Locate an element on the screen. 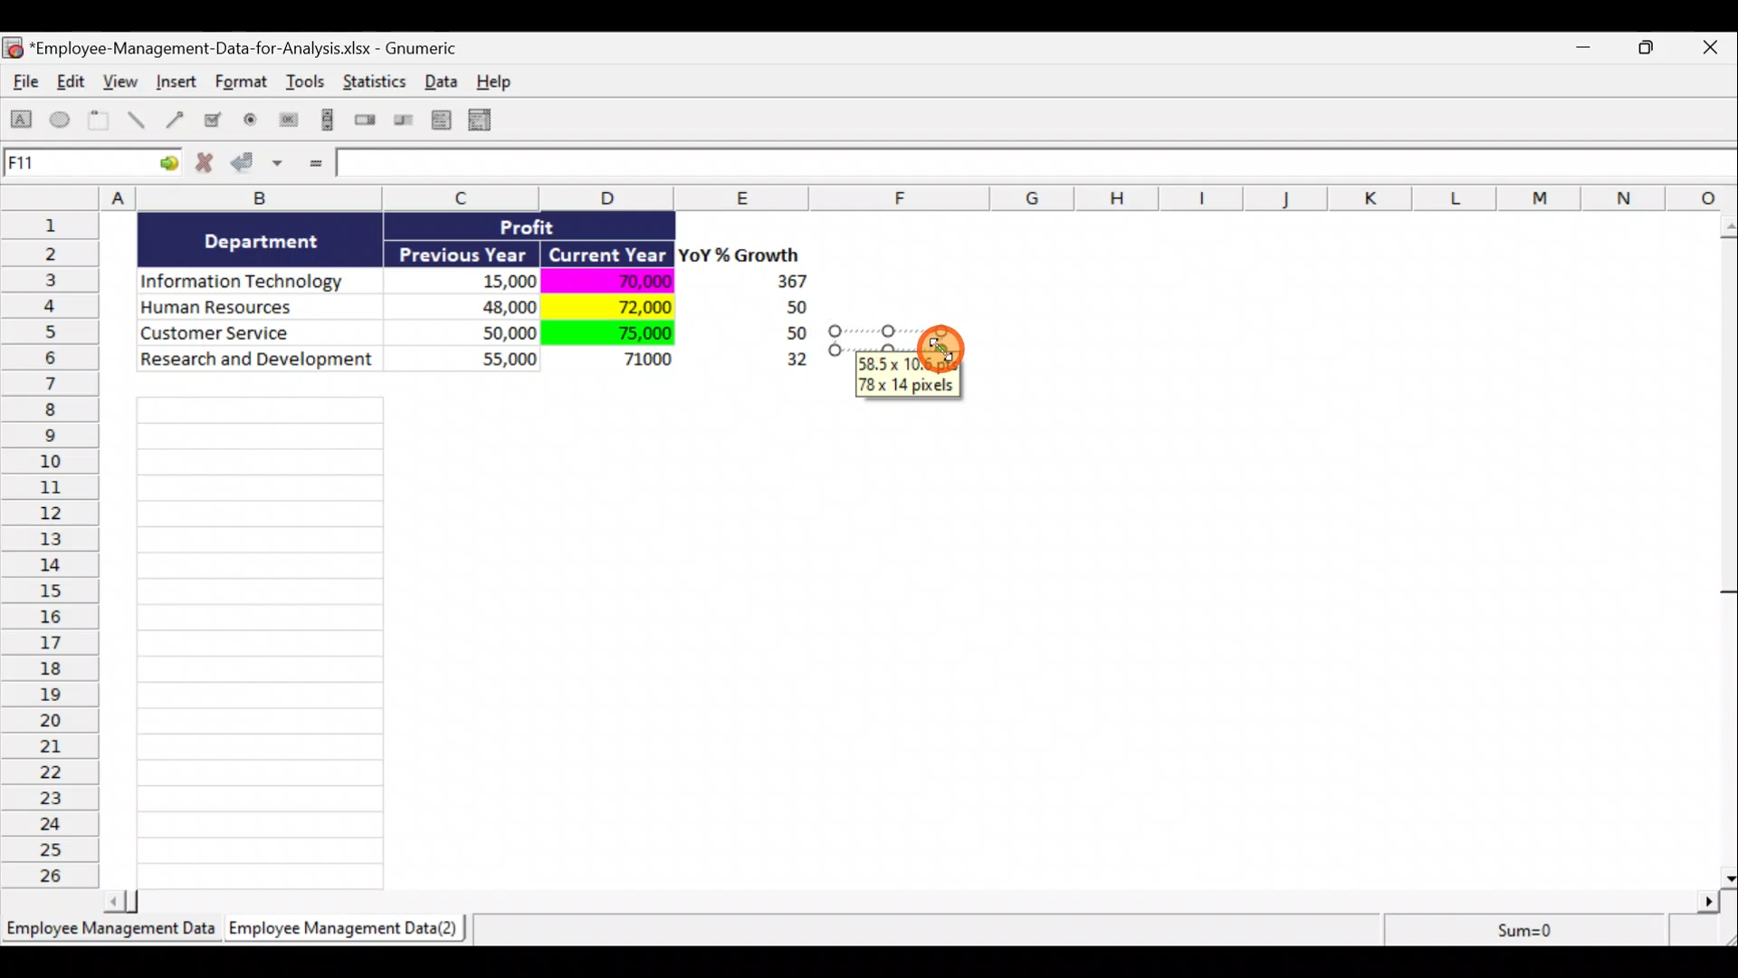 Image resolution: width=1738 pixels, height=978 pixels. Scroll bar is located at coordinates (918, 898).